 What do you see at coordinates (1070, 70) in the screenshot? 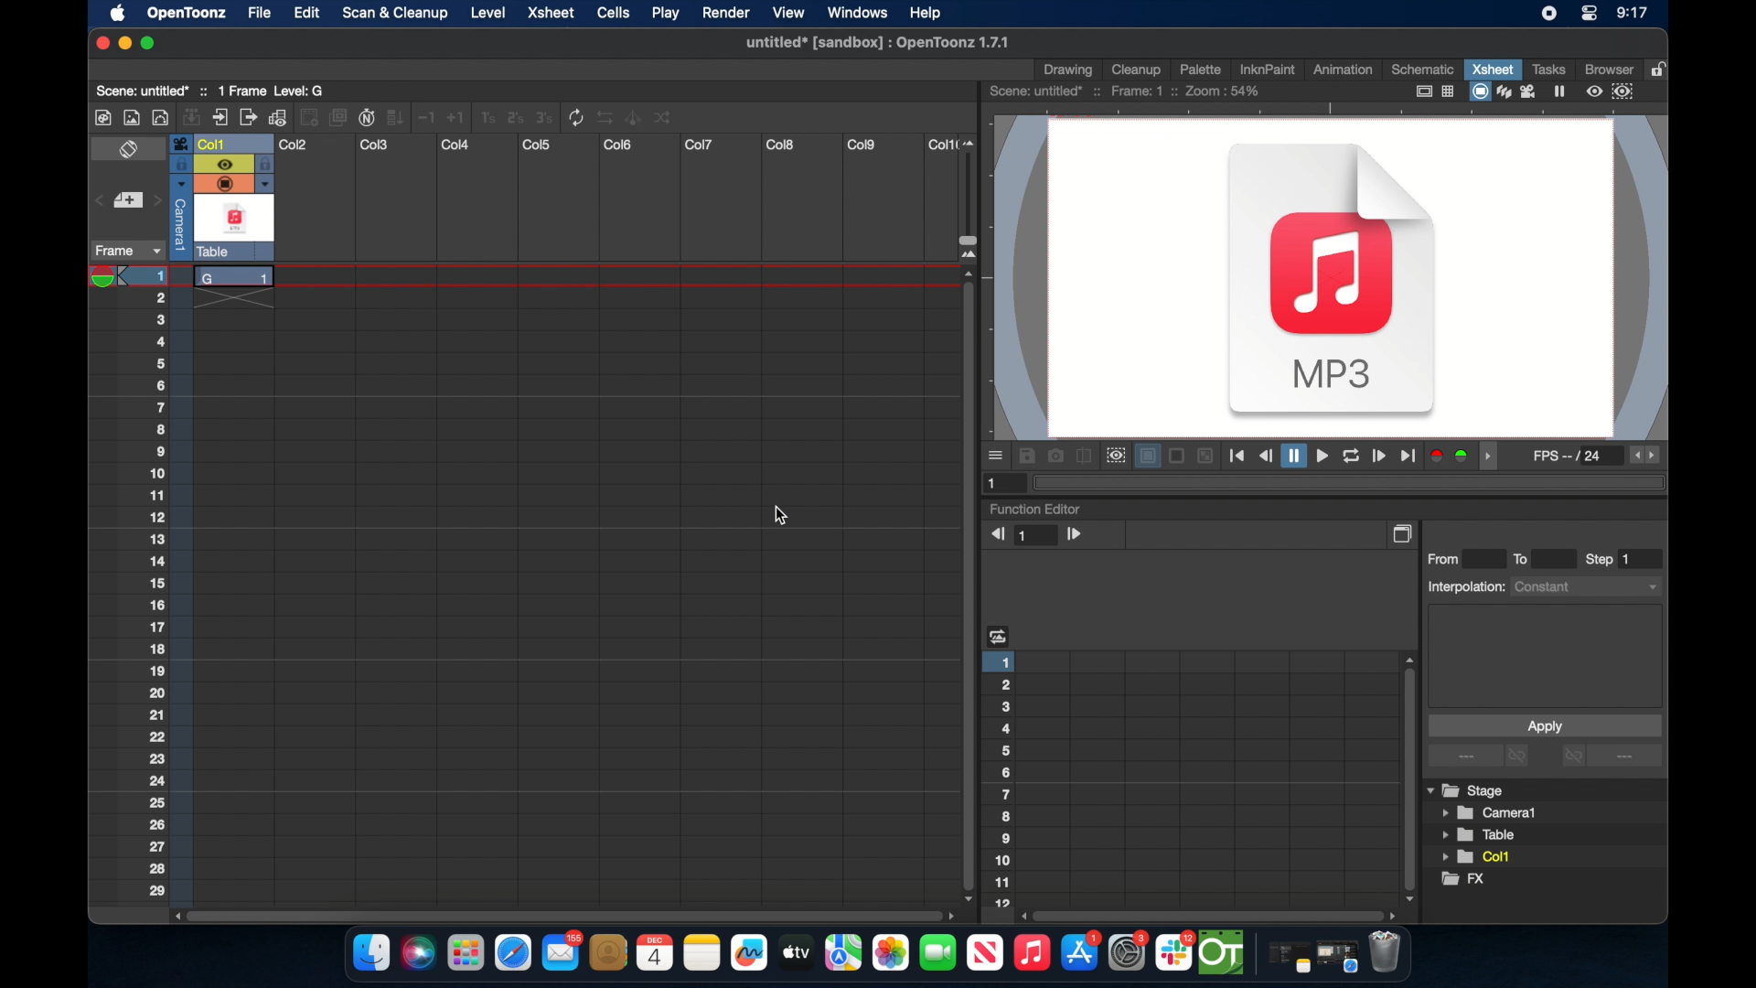
I see `drawing` at bounding box center [1070, 70].